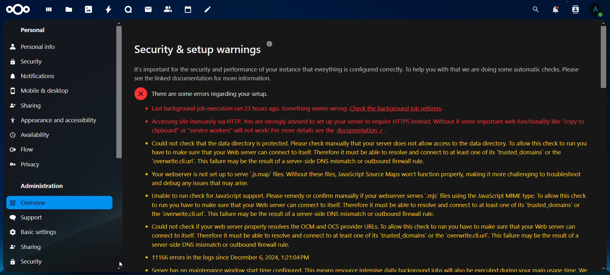 The width and height of the screenshot is (610, 275). I want to click on search, so click(536, 10).